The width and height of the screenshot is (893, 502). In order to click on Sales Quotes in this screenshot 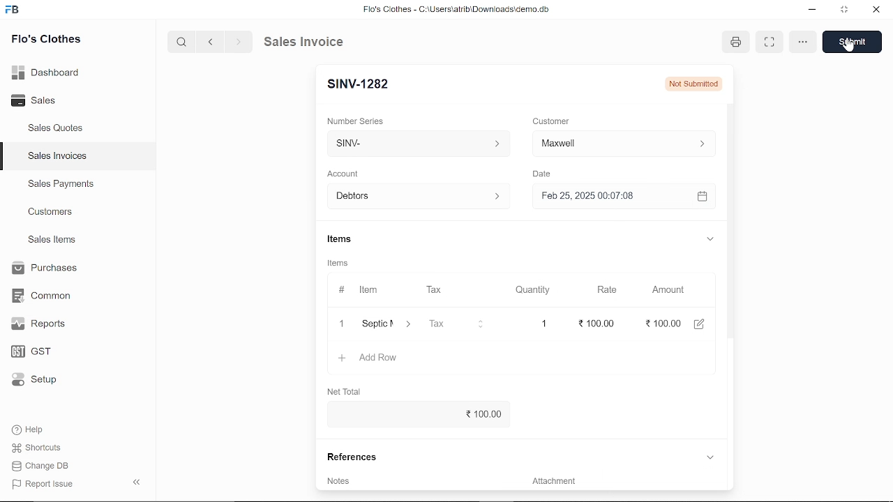, I will do `click(57, 130)`.